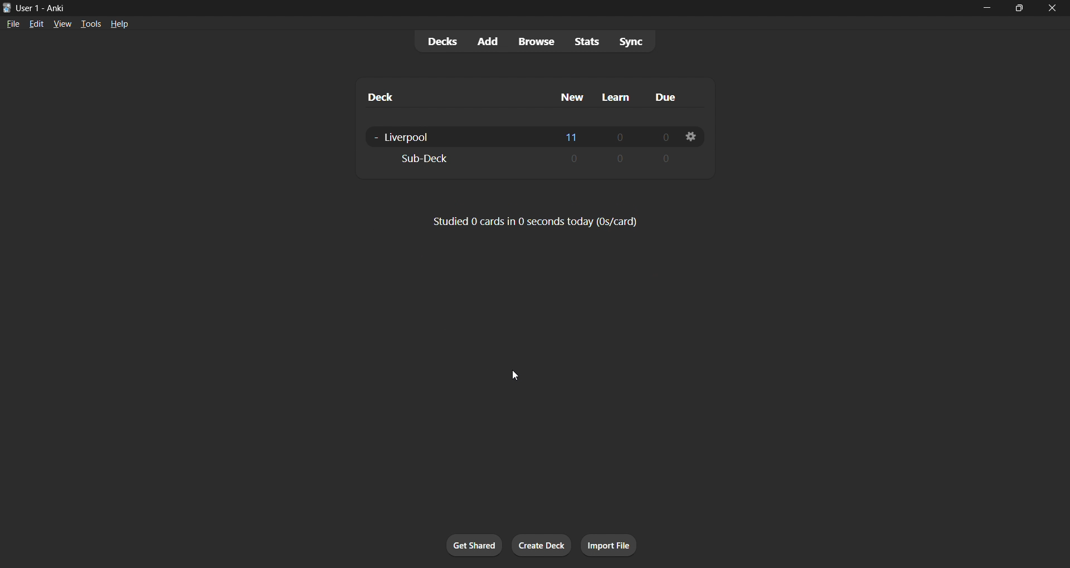 The image size is (1070, 568). Describe the element at coordinates (1054, 8) in the screenshot. I see `close` at that location.